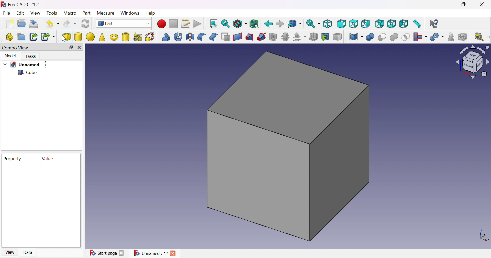 The height and width of the screenshot is (258, 491). What do you see at coordinates (124, 24) in the screenshot?
I see `Part` at bounding box center [124, 24].